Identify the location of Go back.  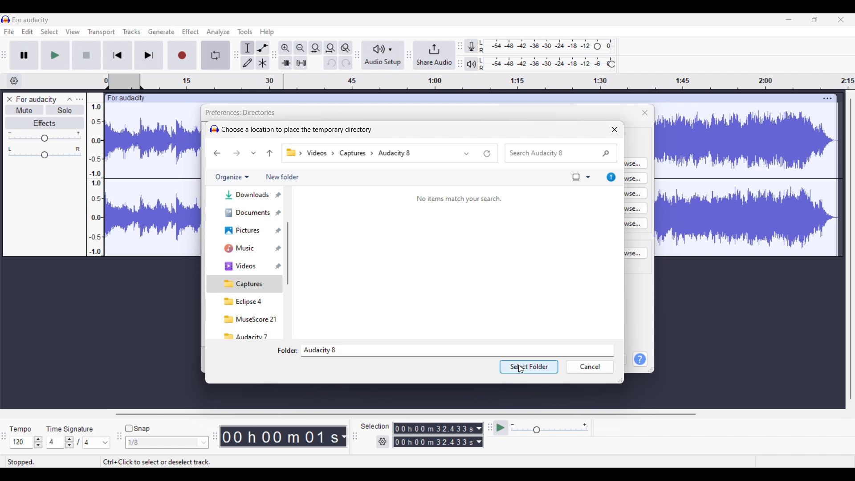
(217, 153).